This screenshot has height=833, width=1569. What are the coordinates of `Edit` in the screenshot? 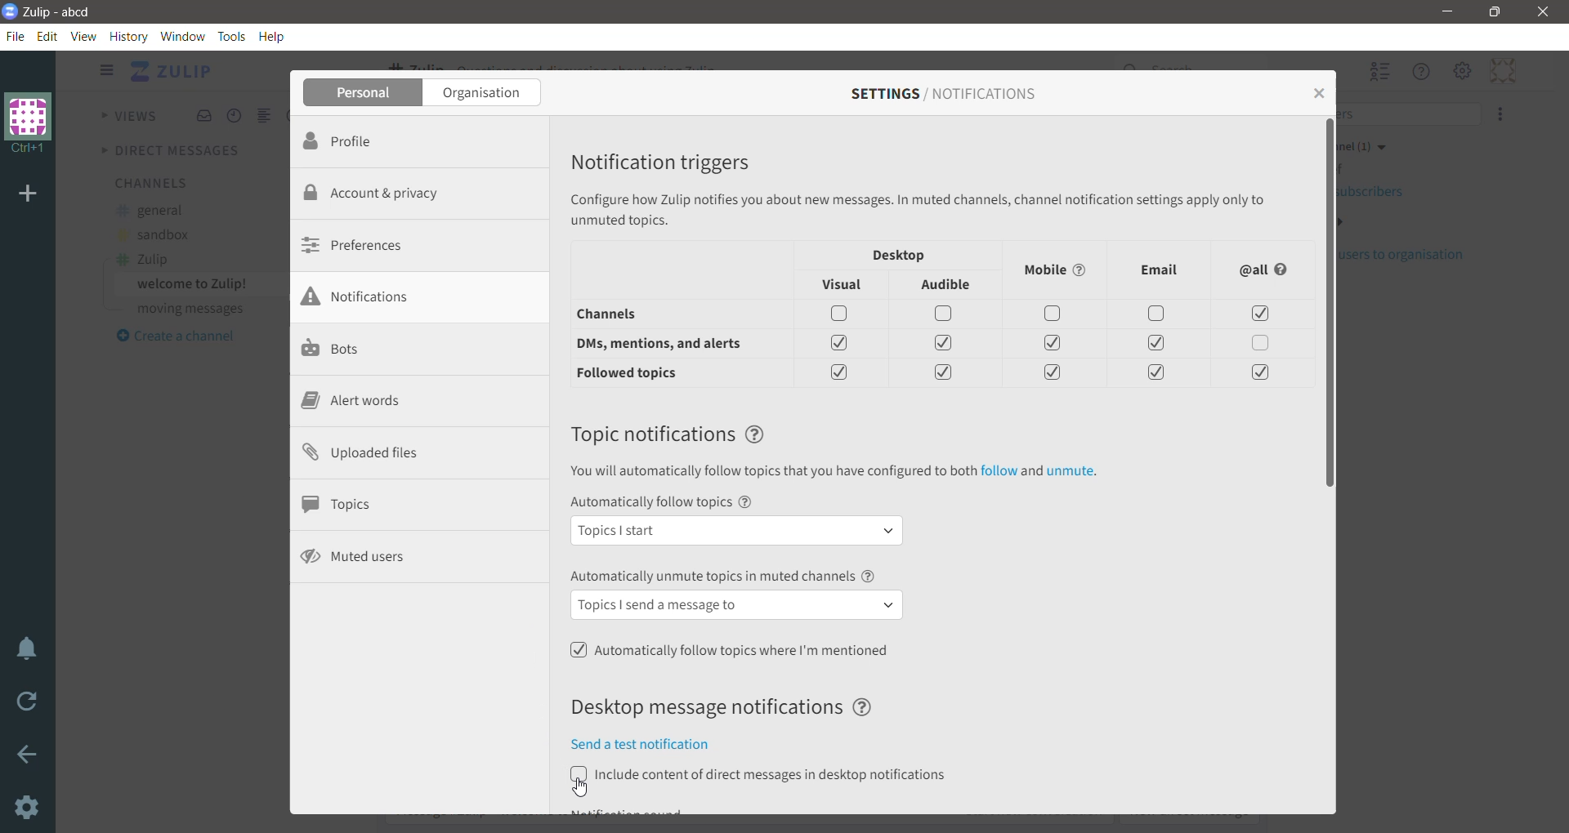 It's located at (50, 37).